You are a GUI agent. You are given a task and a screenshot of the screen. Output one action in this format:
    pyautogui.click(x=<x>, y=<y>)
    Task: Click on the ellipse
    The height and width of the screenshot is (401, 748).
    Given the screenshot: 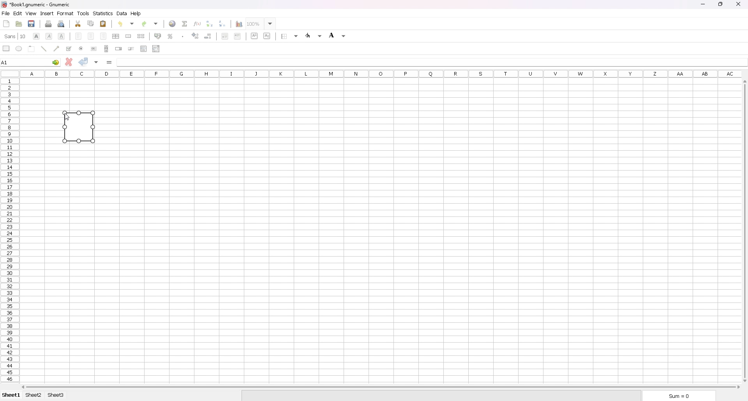 What is the action you would take?
    pyautogui.click(x=19, y=49)
    